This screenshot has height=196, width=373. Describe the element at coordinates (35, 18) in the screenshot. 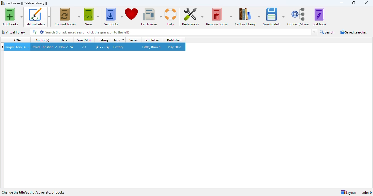

I see `cursor` at that location.